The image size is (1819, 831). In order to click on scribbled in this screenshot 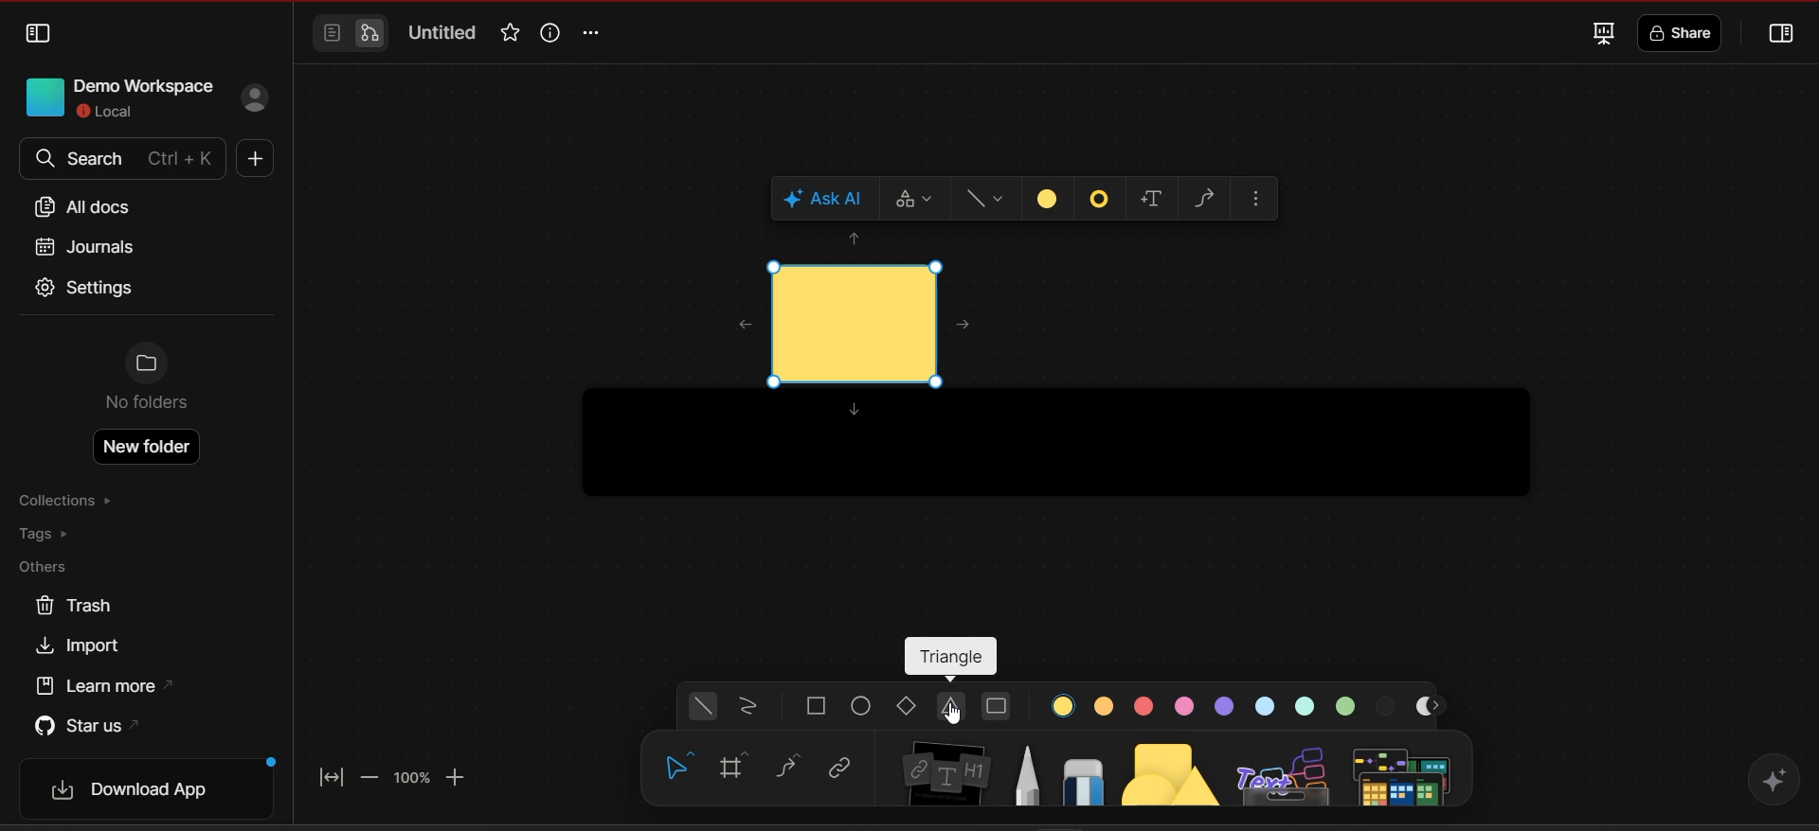, I will do `click(748, 708)`.